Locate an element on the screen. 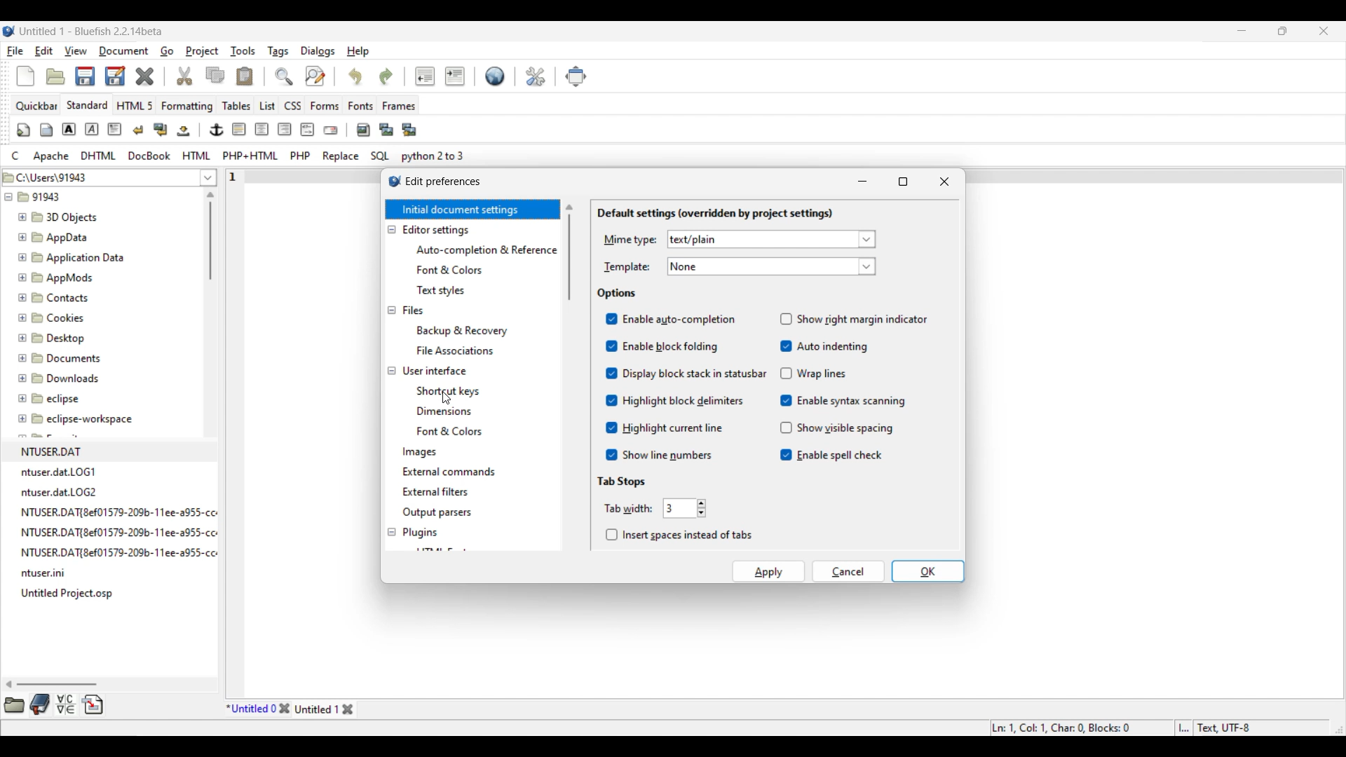  View menu is located at coordinates (76, 51).